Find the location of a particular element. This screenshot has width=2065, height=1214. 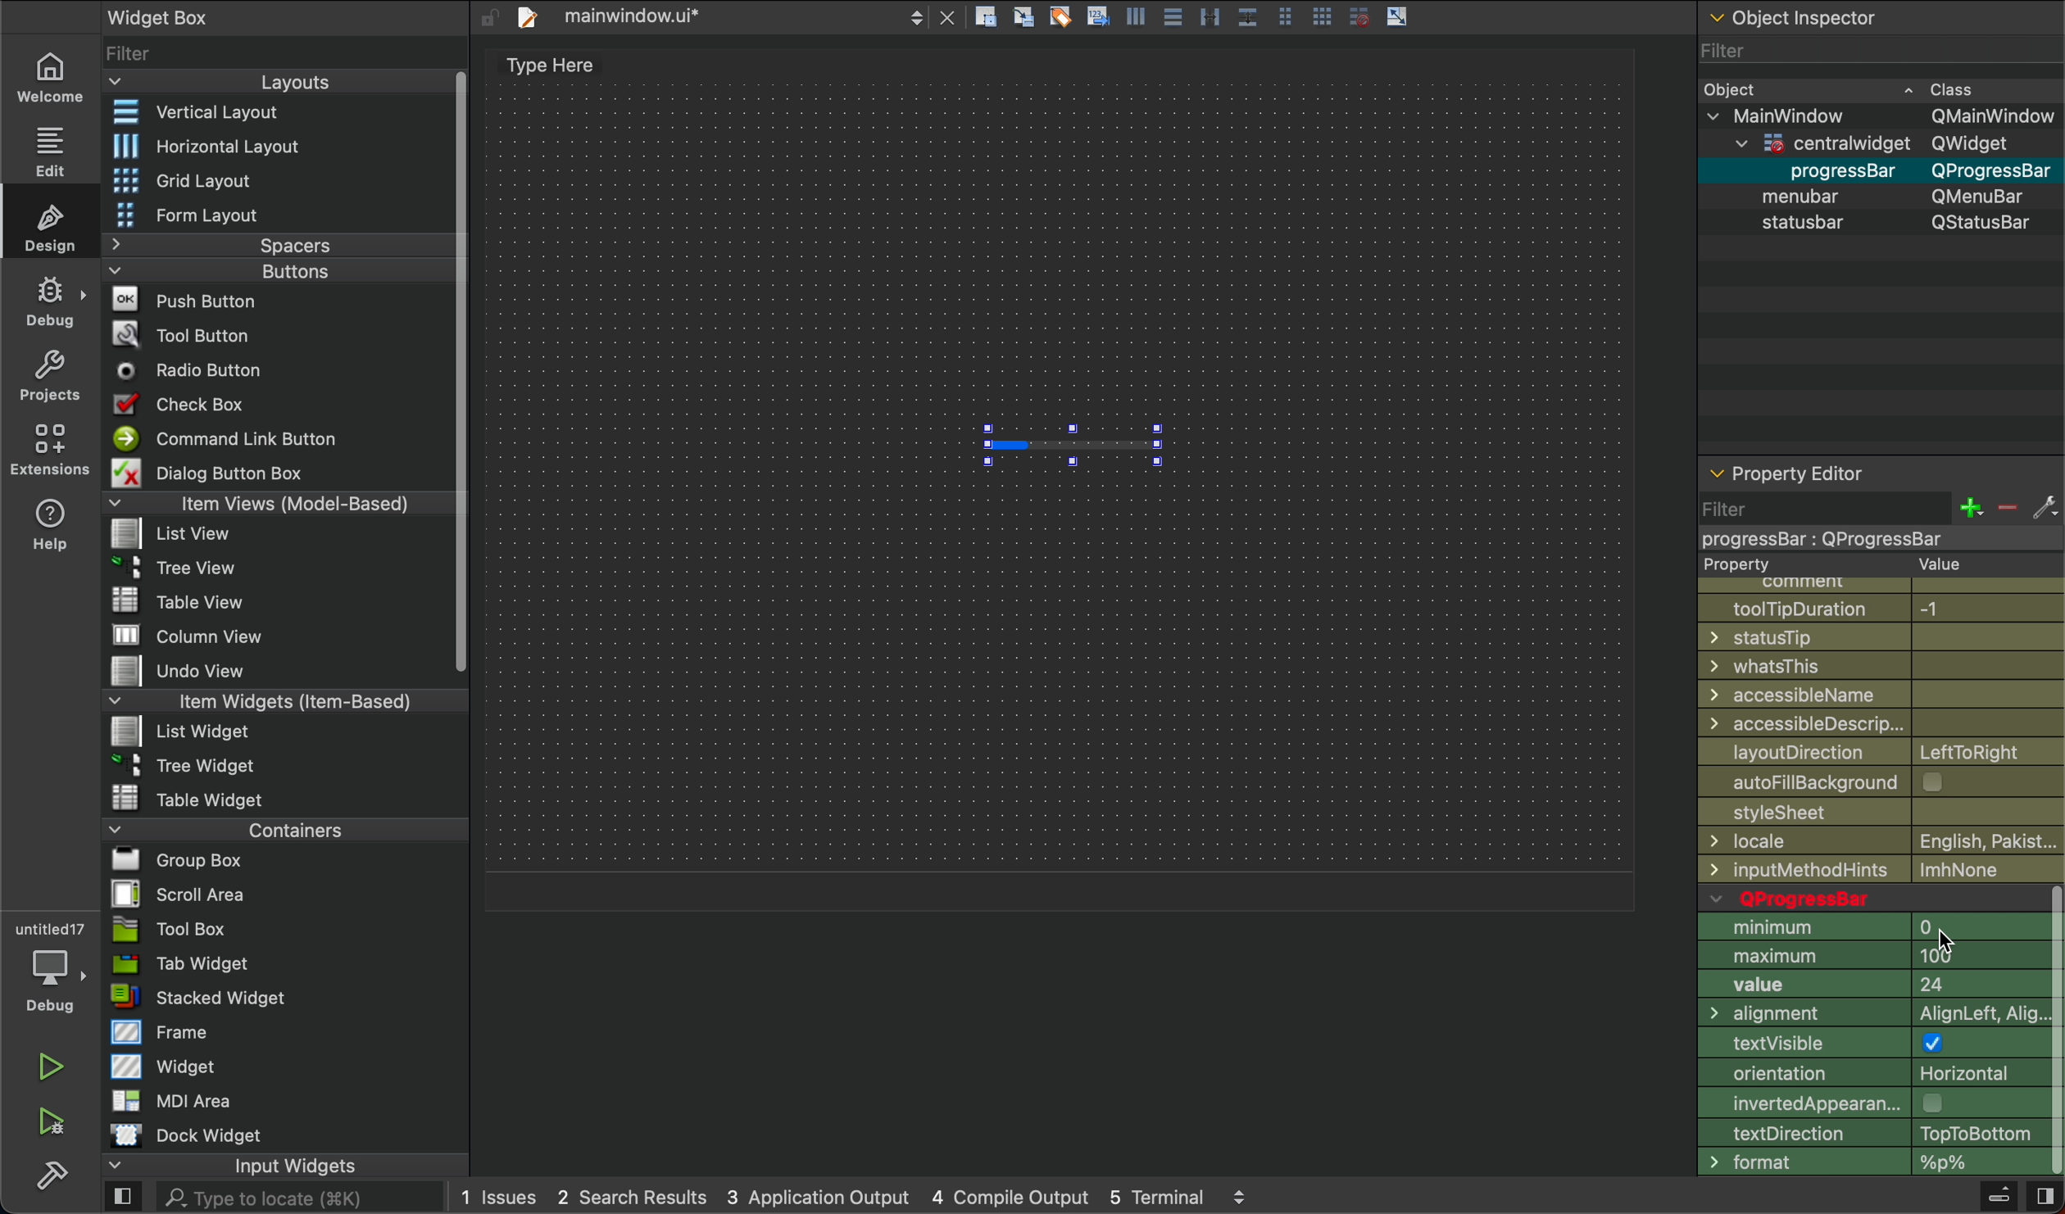

edit is located at coordinates (47, 148).